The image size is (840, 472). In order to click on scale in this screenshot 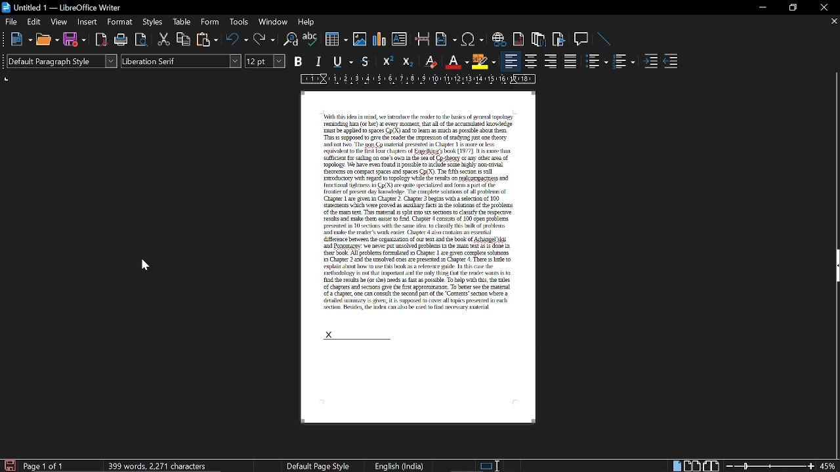, I will do `click(419, 79)`.